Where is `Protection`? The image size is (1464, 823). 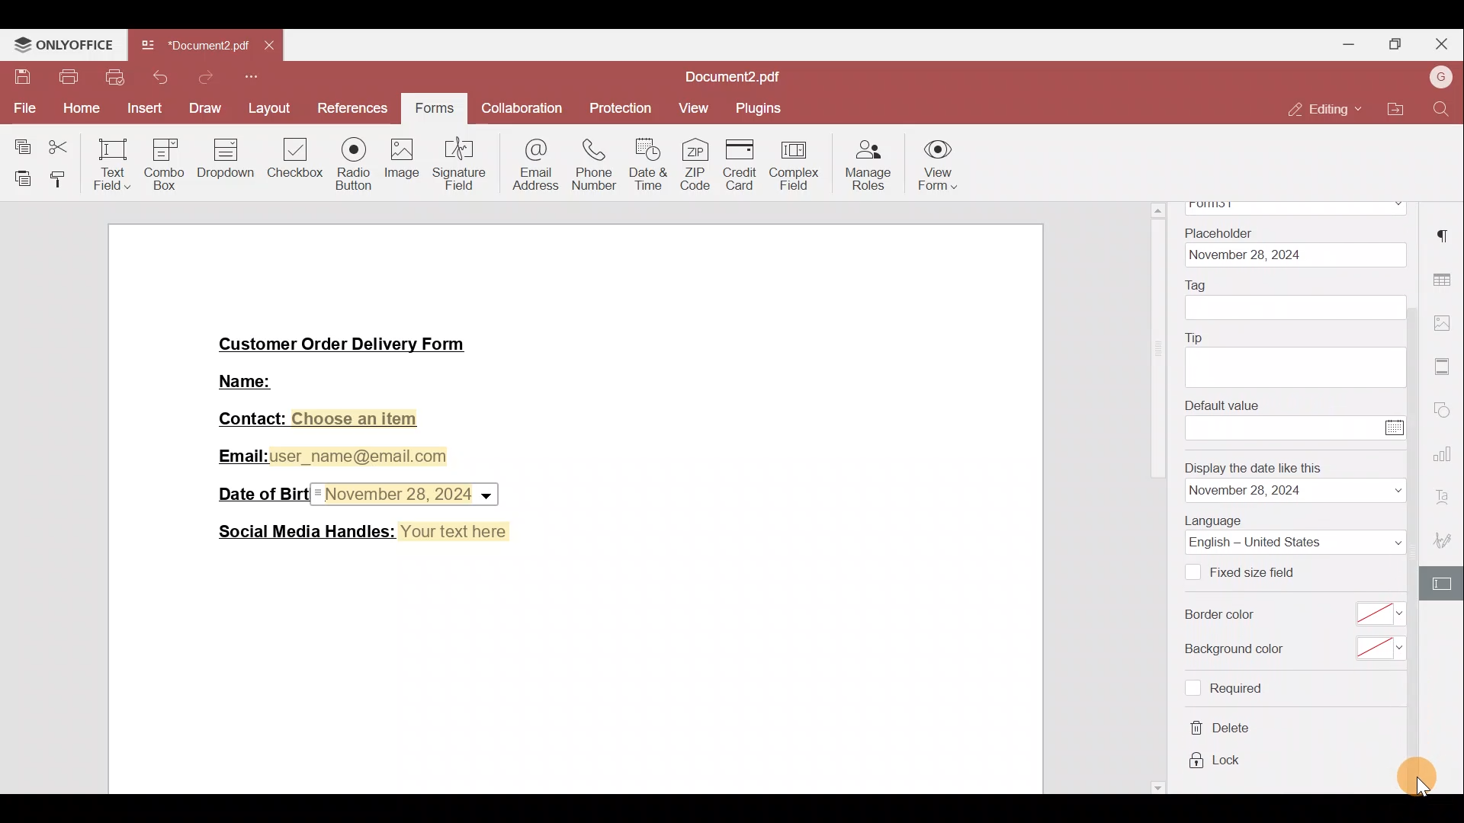
Protection is located at coordinates (625, 109).